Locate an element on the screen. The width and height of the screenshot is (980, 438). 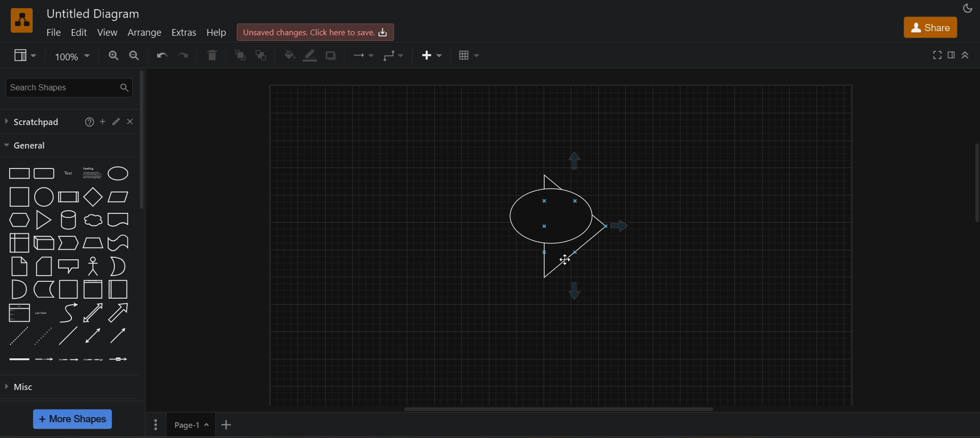
connector with 3 label is located at coordinates (94, 359).